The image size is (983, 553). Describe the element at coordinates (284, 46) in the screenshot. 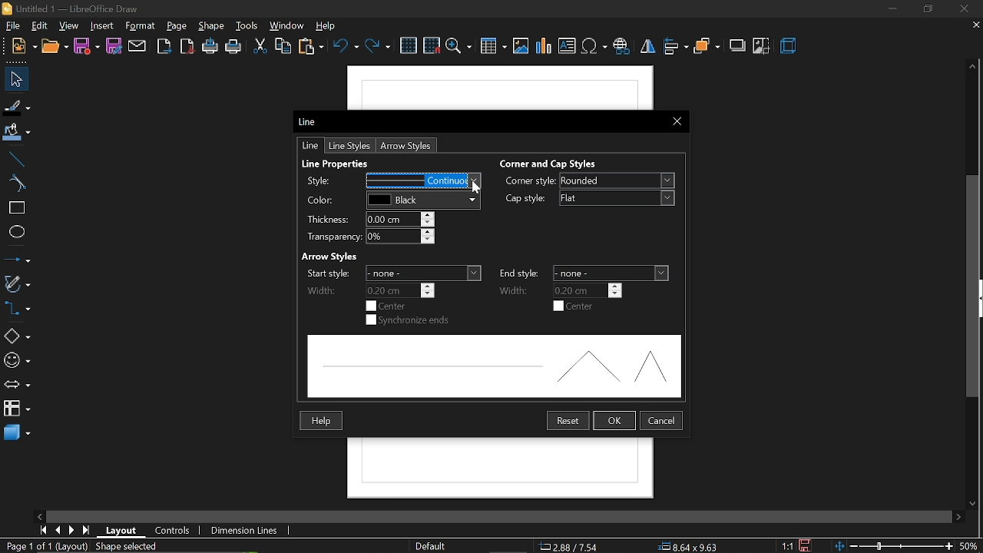

I see `copy` at that location.